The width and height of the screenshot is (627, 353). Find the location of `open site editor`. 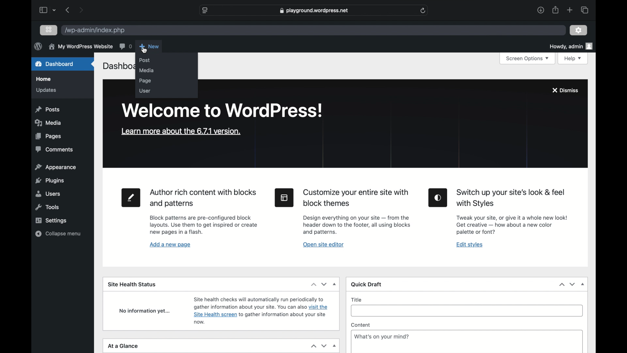

open site editor is located at coordinates (324, 245).